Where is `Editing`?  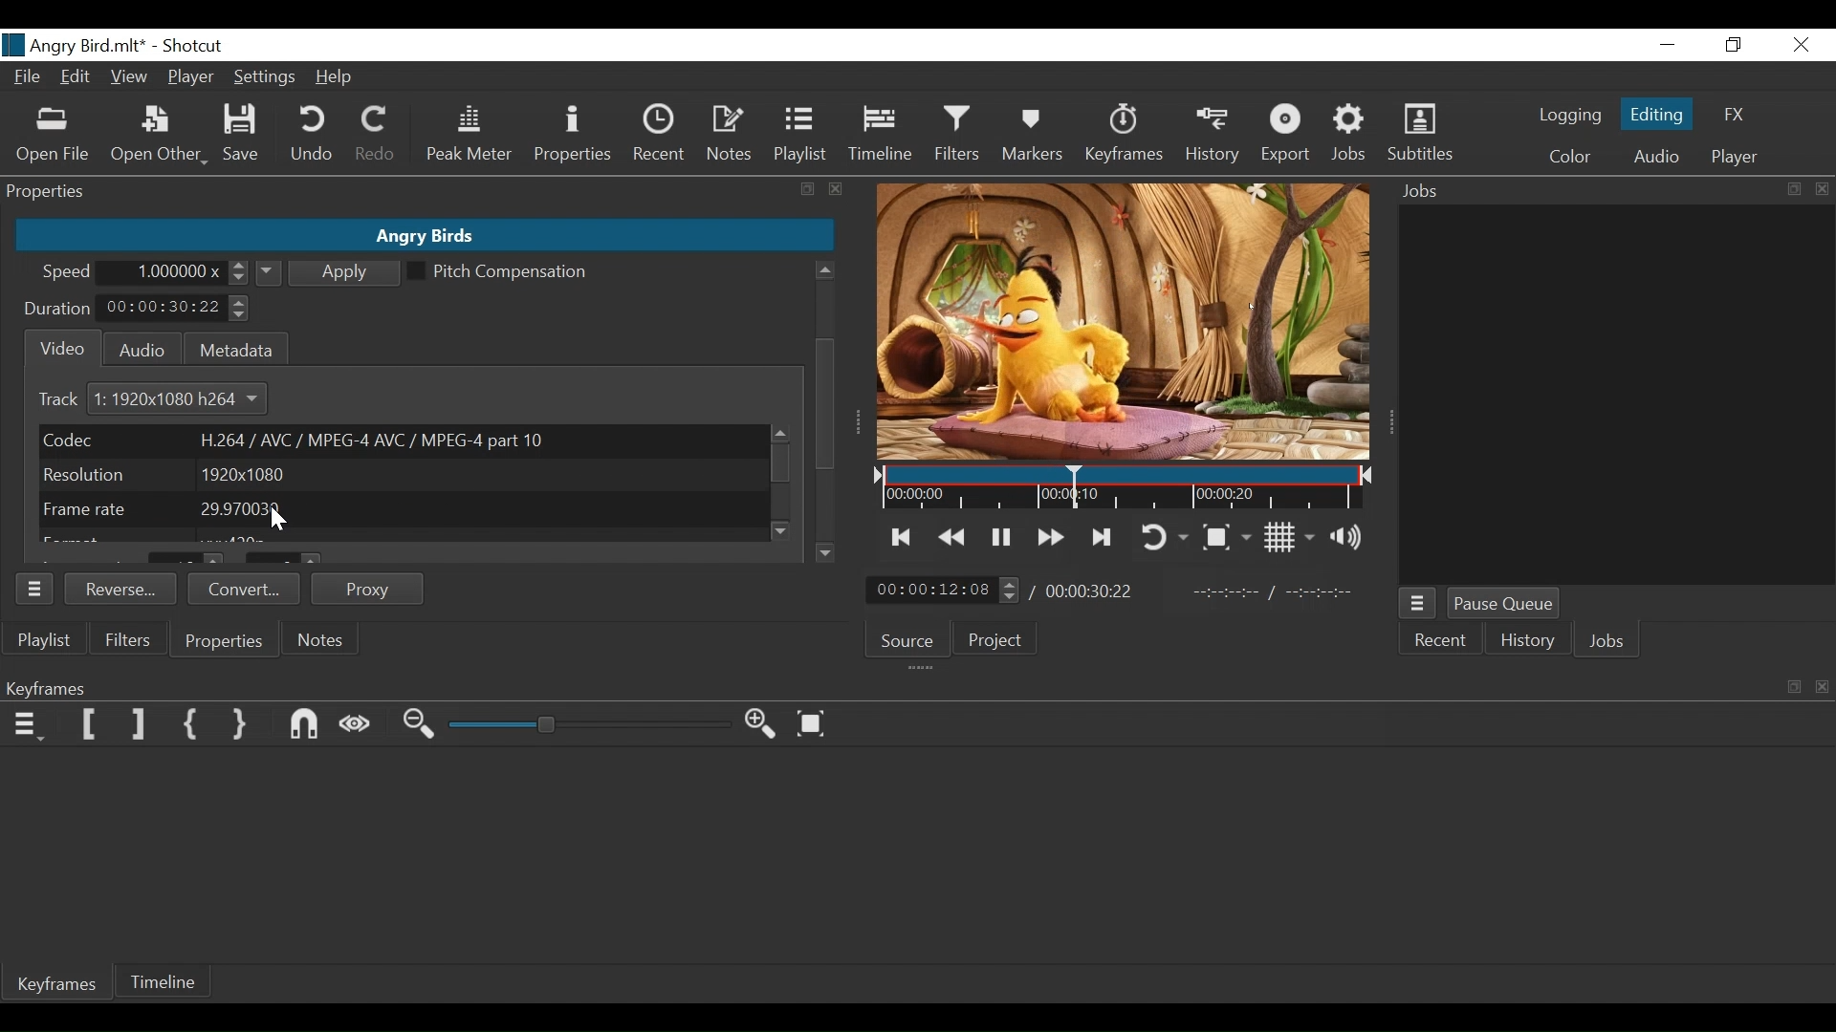 Editing is located at coordinates (1653, 114).